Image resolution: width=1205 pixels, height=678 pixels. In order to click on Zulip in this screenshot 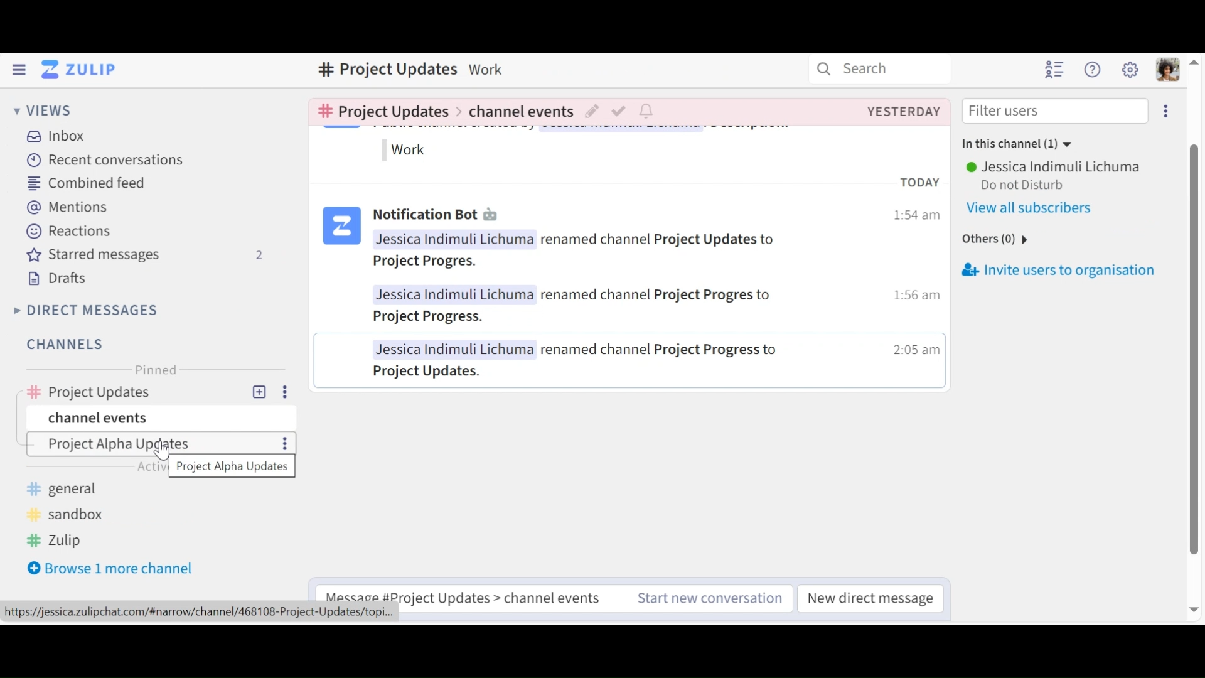, I will do `click(59, 539)`.